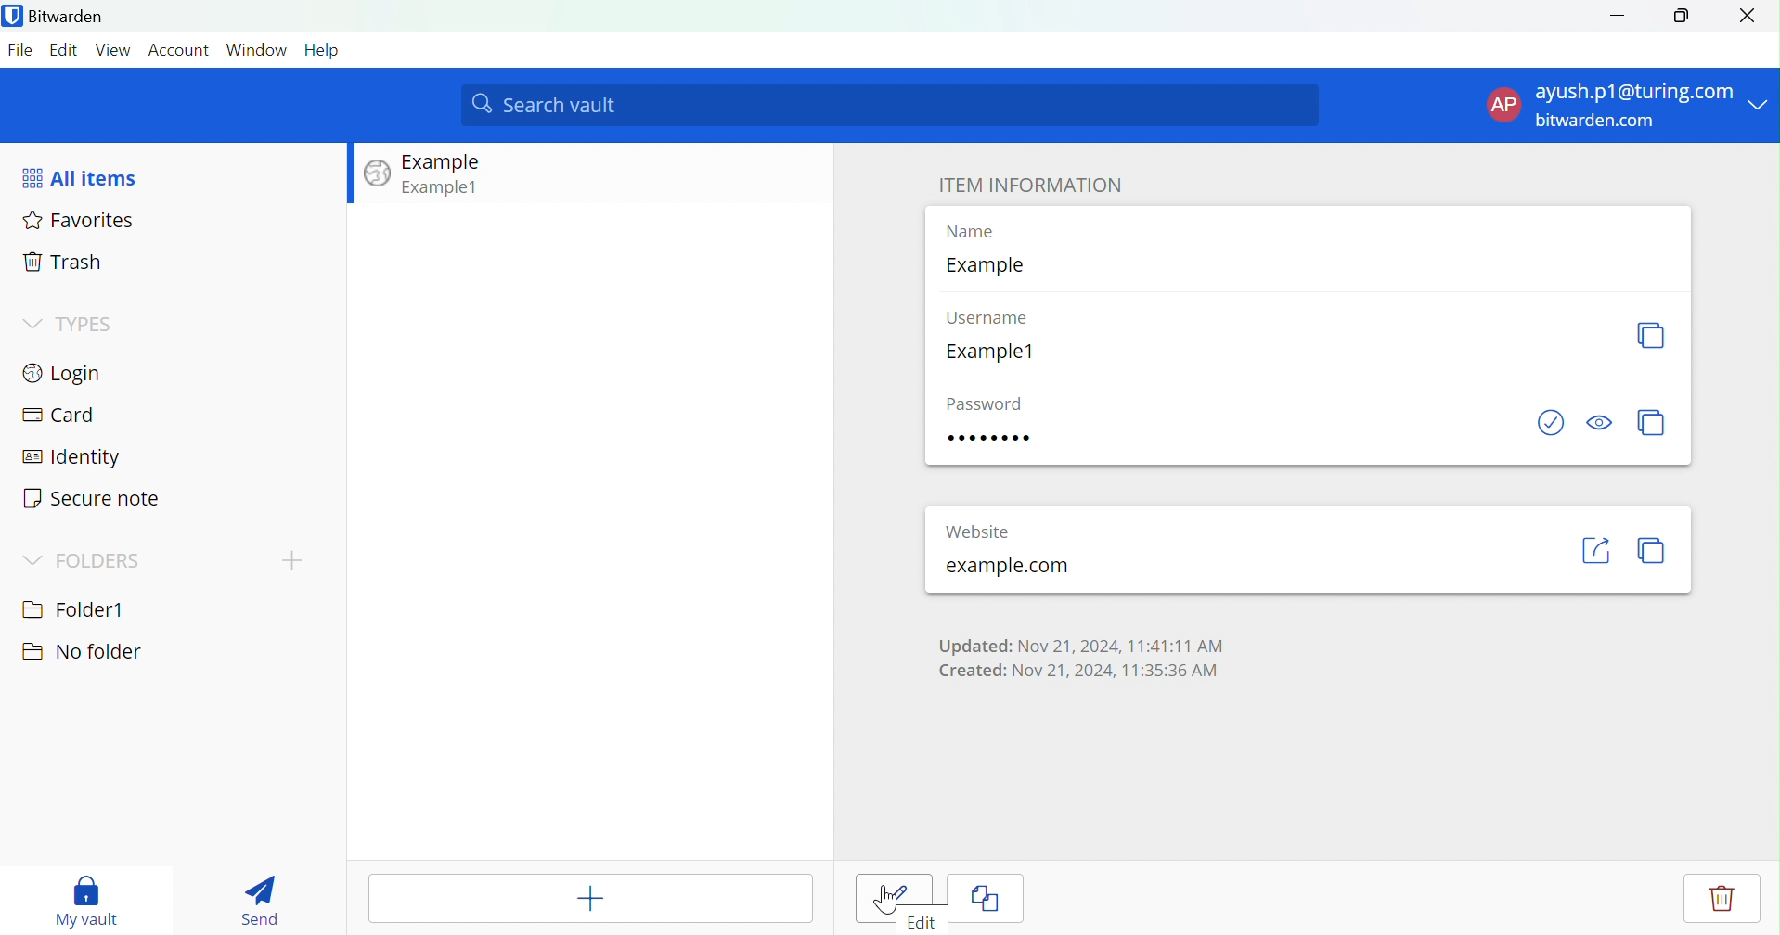 This screenshot has width=1780, height=935. What do you see at coordinates (1724, 897) in the screenshot?
I see `Delete` at bounding box center [1724, 897].